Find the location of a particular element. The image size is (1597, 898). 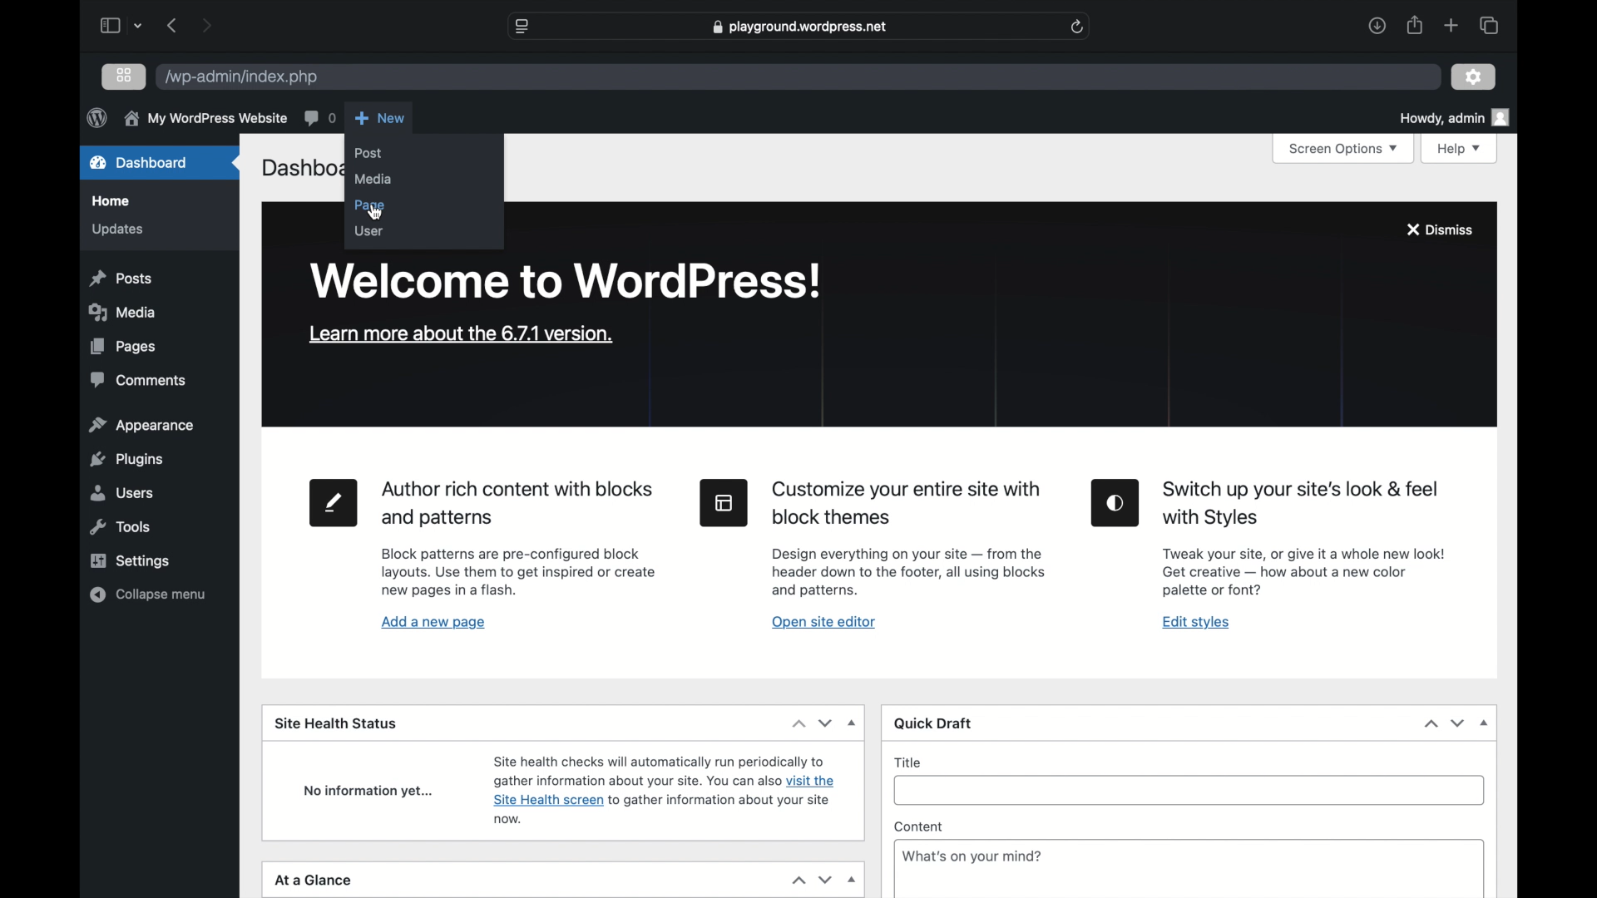

share is located at coordinates (1413, 25).